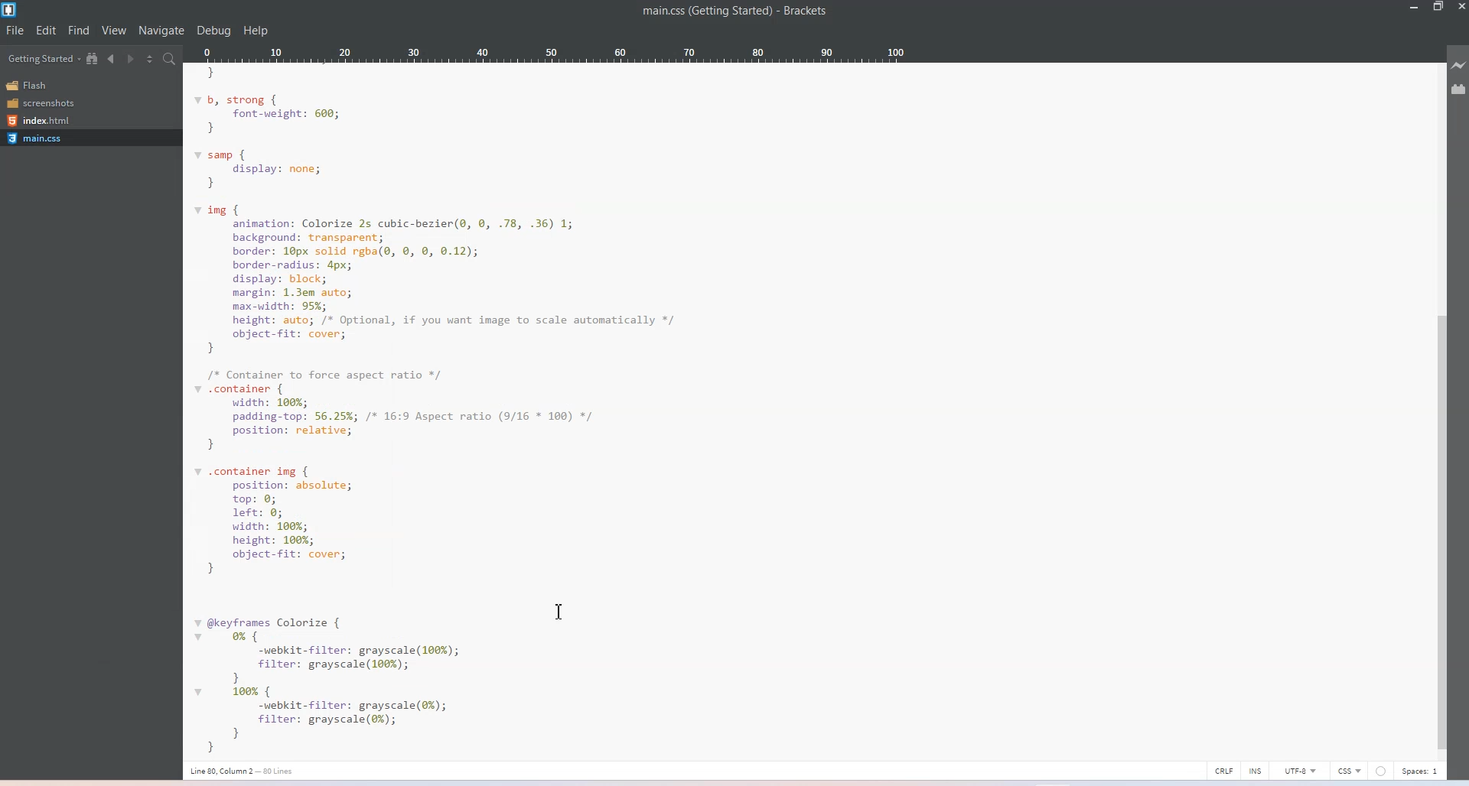 This screenshot has width=1469, height=786. Describe the element at coordinates (93, 58) in the screenshot. I see `Show in file tree` at that location.